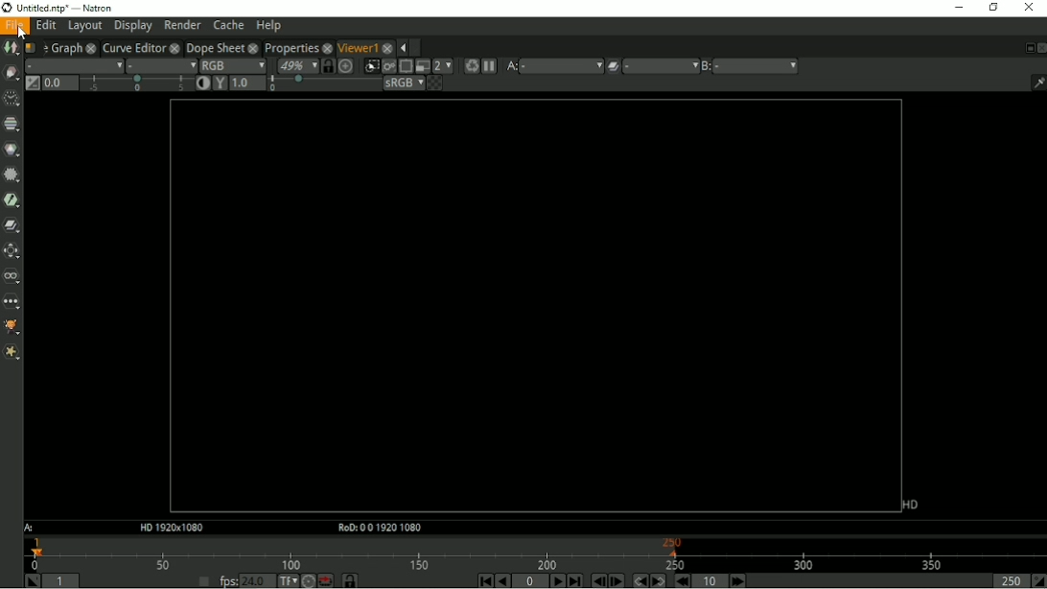  I want to click on Close, so click(1028, 8).